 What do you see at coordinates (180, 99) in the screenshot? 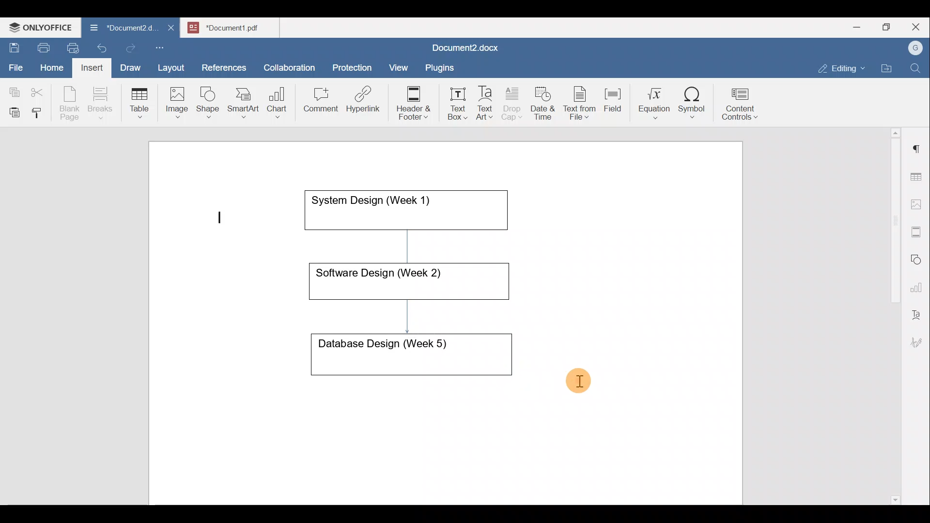
I see `Image` at bounding box center [180, 99].